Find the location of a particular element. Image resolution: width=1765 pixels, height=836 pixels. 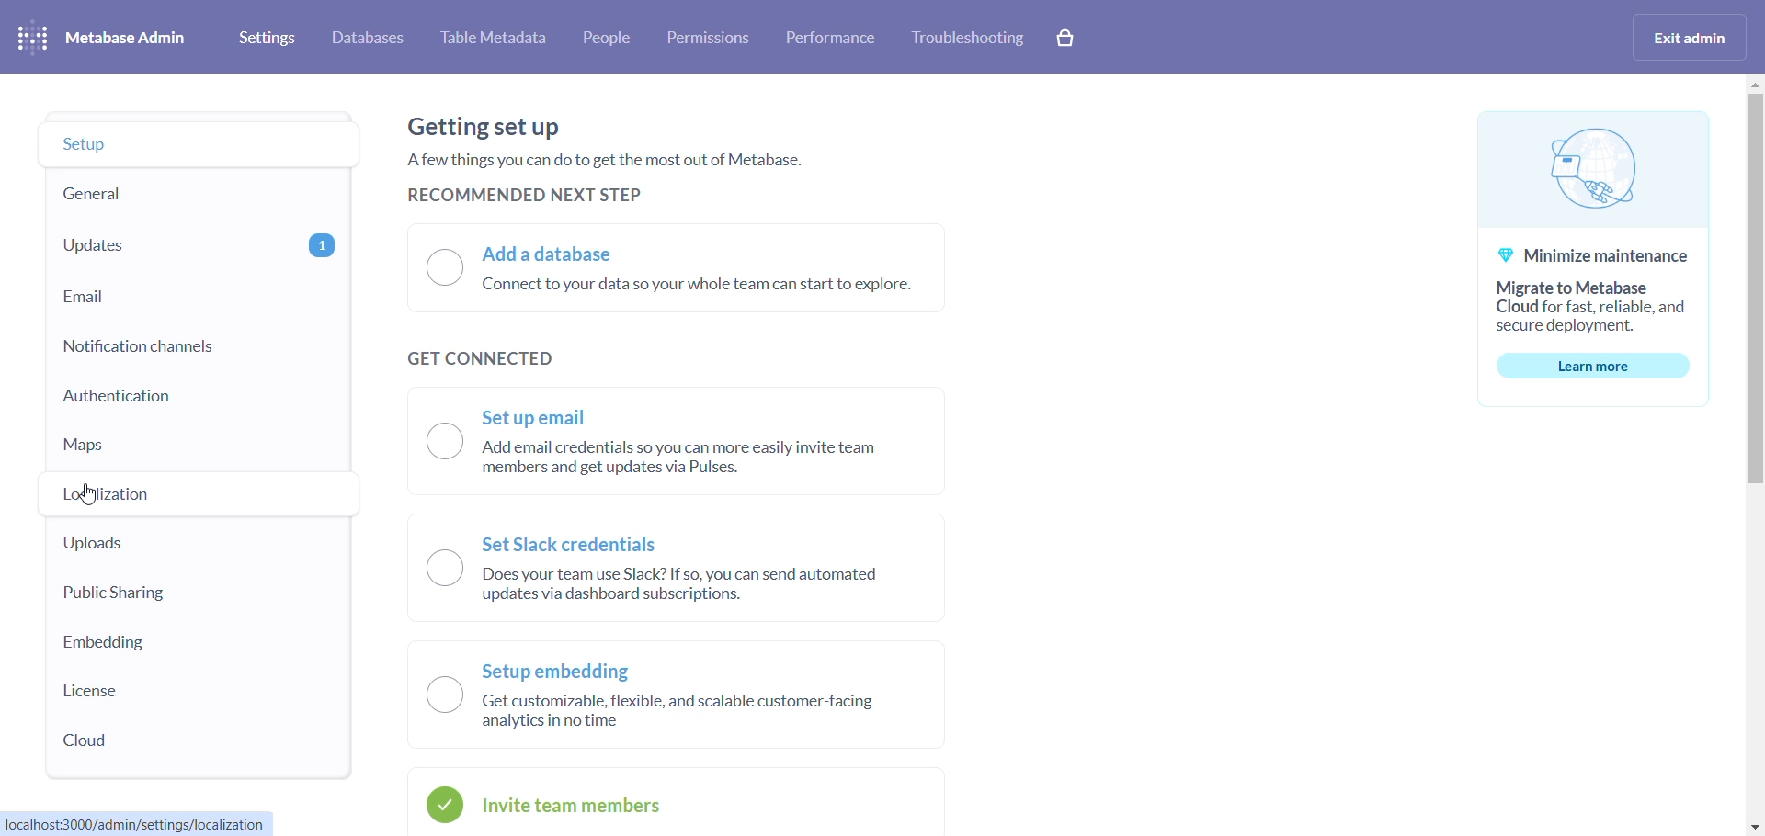

cart is located at coordinates (1065, 38).